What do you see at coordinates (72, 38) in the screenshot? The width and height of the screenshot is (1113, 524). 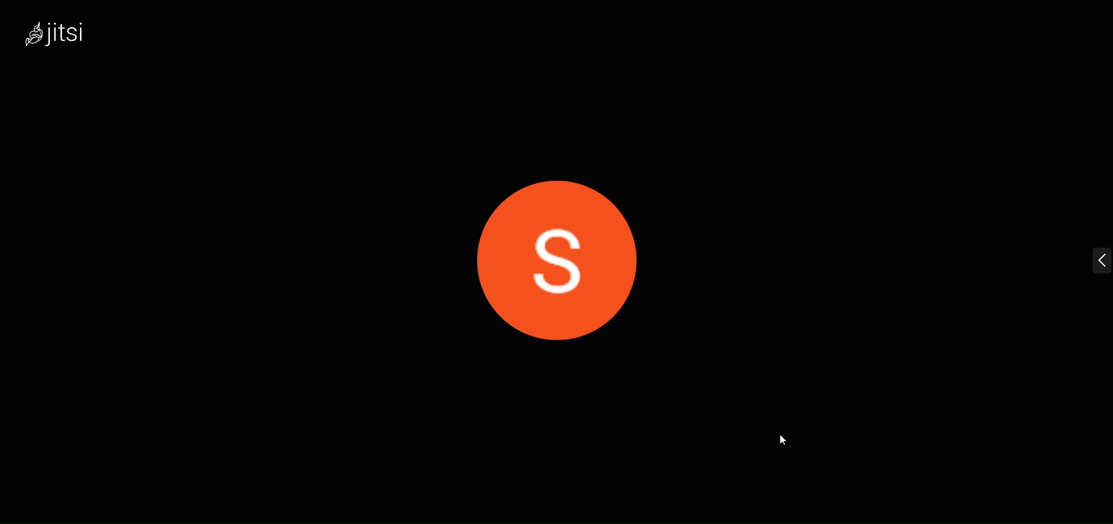 I see `JITSI` at bounding box center [72, 38].